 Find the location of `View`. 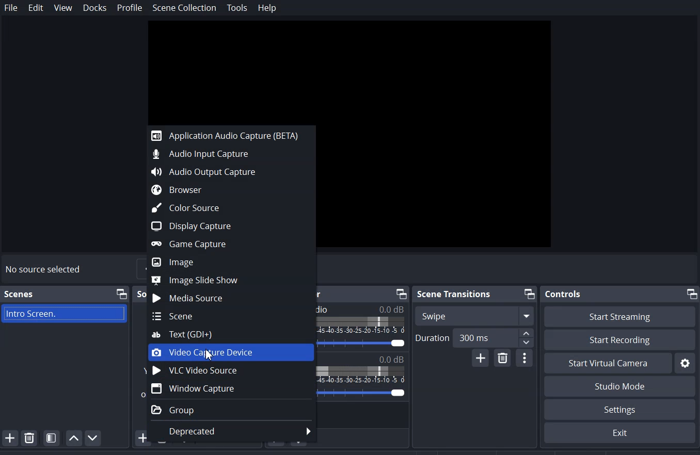

View is located at coordinates (63, 8).